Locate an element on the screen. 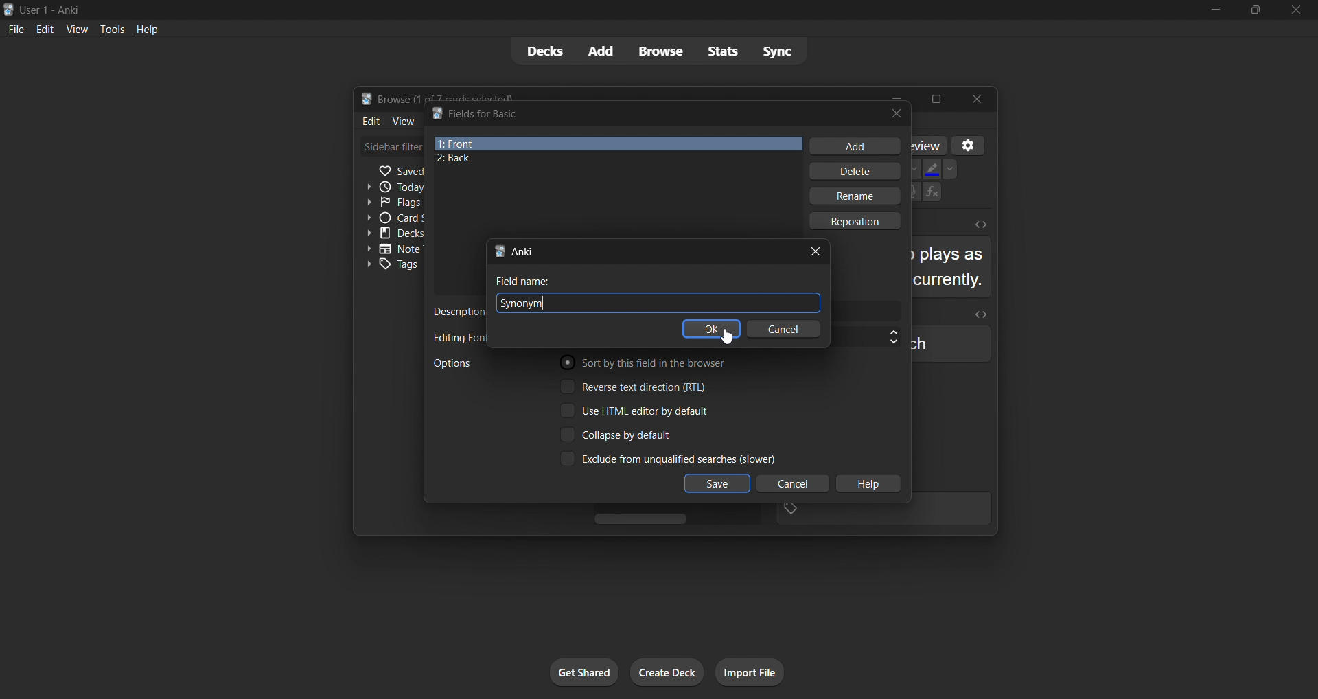  import file is located at coordinates (754, 672).